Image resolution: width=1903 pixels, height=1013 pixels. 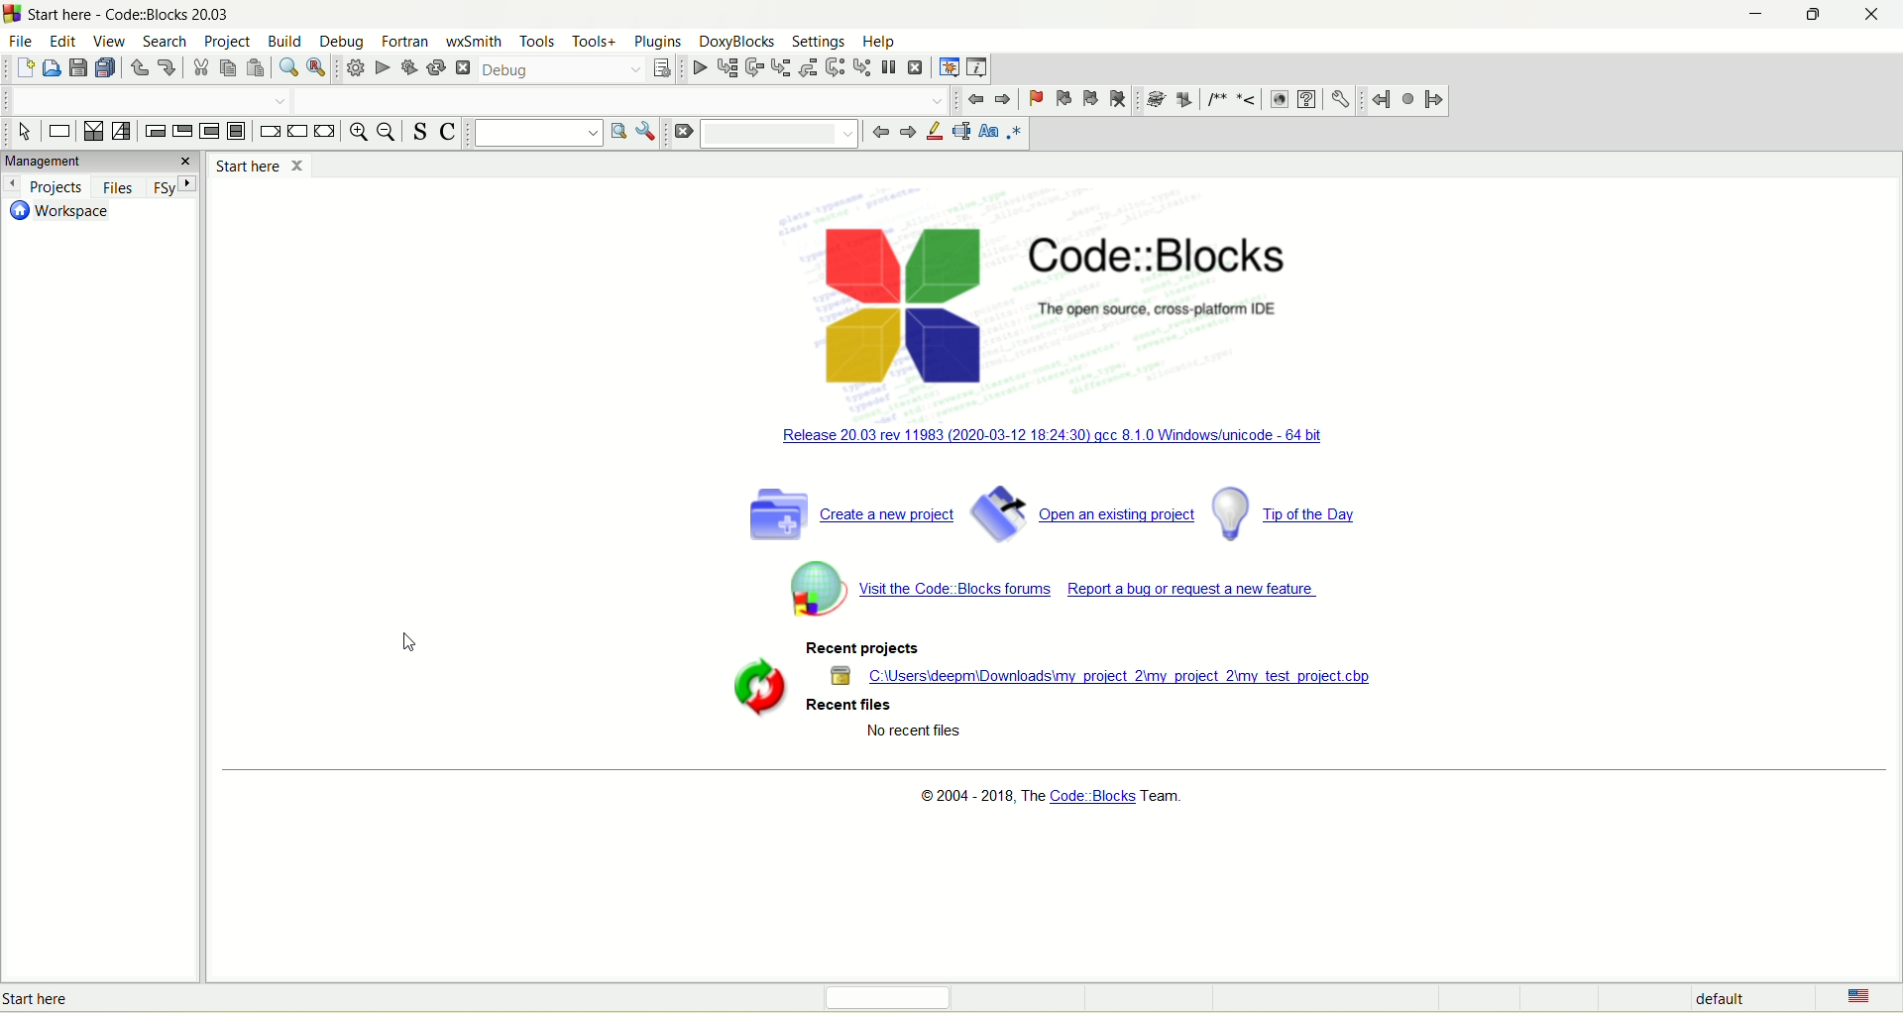 I want to click on minimize, so click(x=1755, y=15).